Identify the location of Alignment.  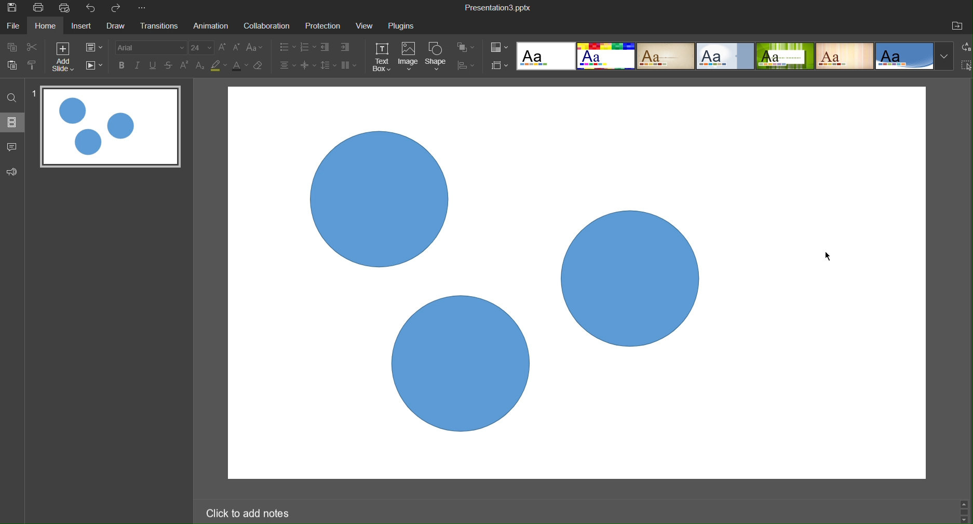
(287, 66).